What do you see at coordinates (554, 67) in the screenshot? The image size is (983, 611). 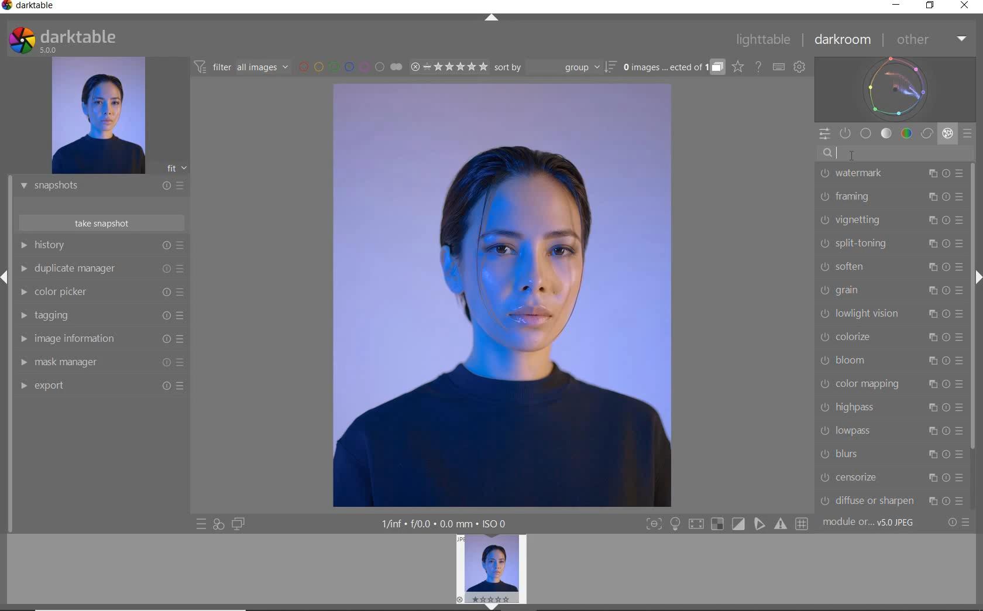 I see `SORT` at bounding box center [554, 67].